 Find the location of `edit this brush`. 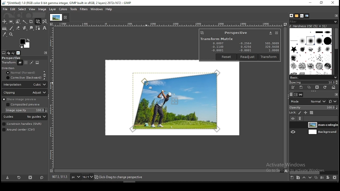

edit this brush is located at coordinates (294, 88).